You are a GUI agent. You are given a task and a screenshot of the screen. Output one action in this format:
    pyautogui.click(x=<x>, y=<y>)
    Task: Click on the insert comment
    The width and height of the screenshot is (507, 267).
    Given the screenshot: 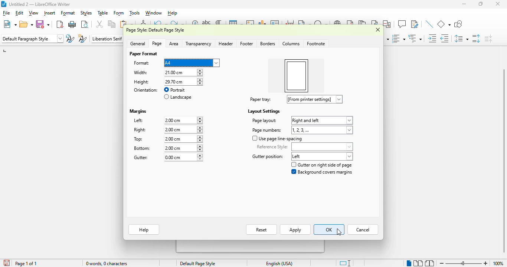 What is the action you would take?
    pyautogui.click(x=402, y=24)
    